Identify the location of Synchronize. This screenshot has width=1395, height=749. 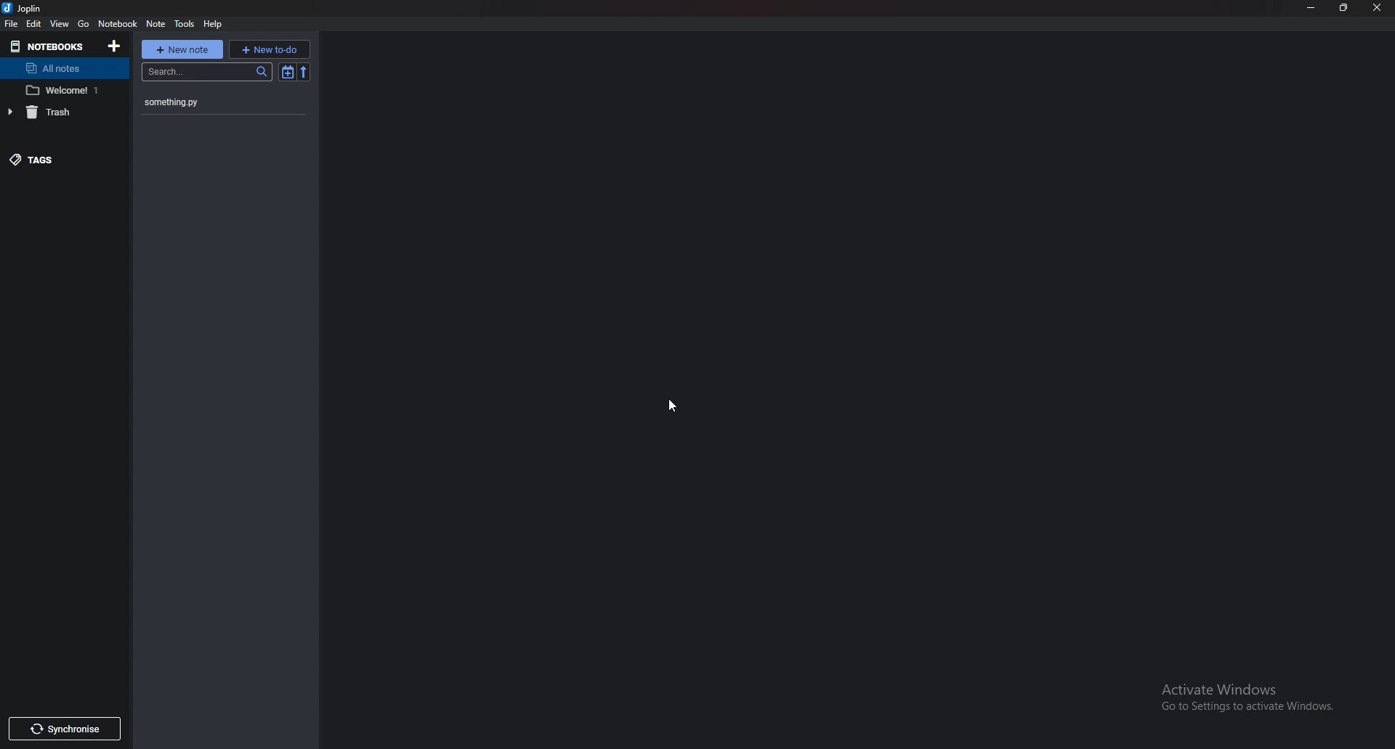
(64, 728).